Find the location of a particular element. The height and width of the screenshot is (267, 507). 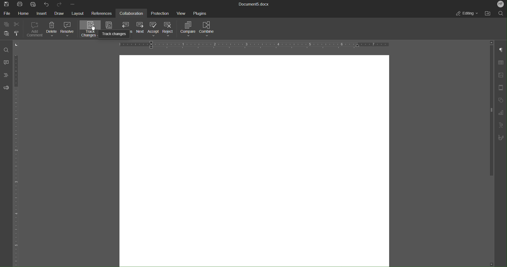

Image Settings is located at coordinates (500, 76).